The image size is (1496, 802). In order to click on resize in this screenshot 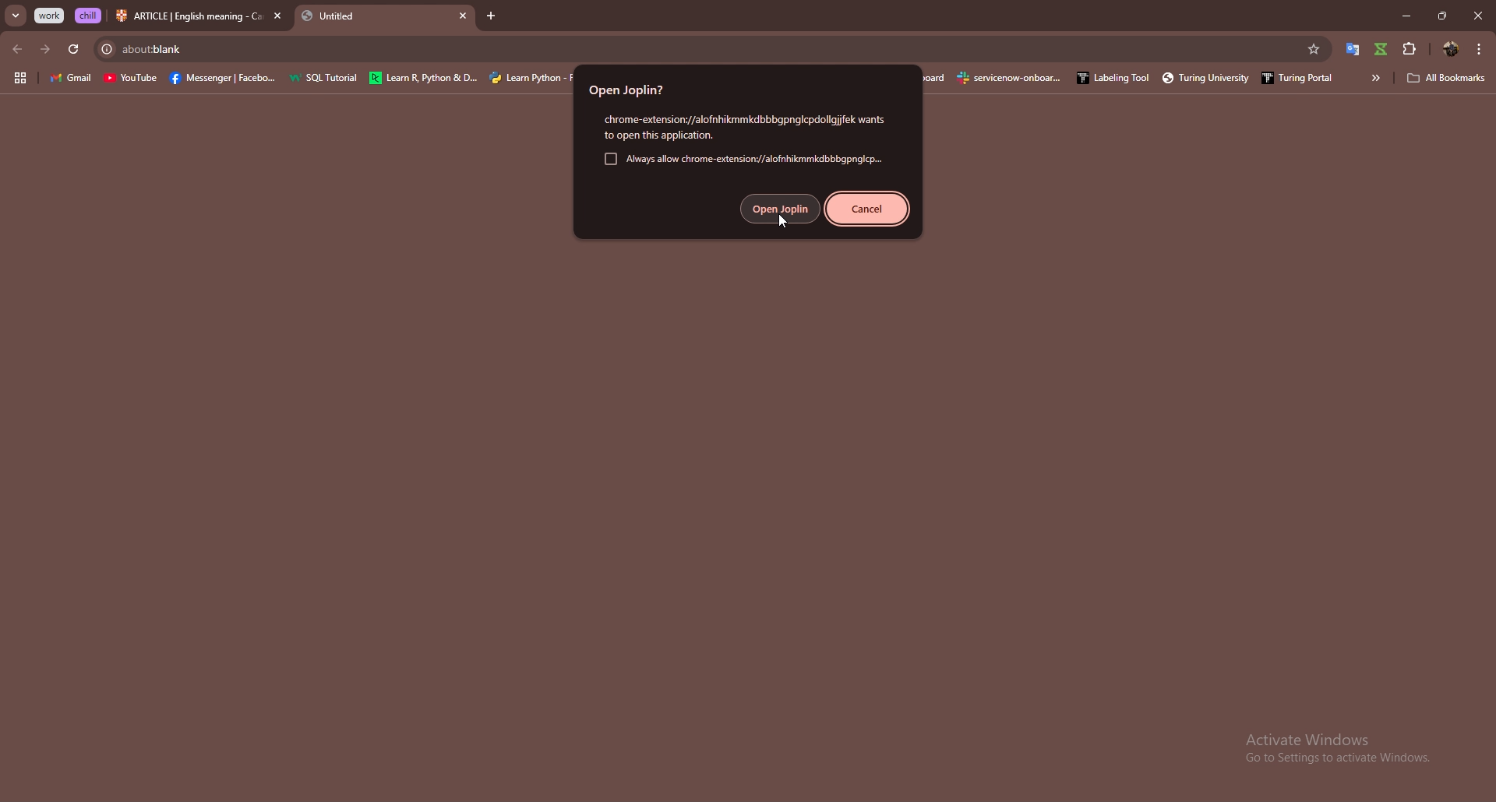, I will do `click(1441, 15)`.